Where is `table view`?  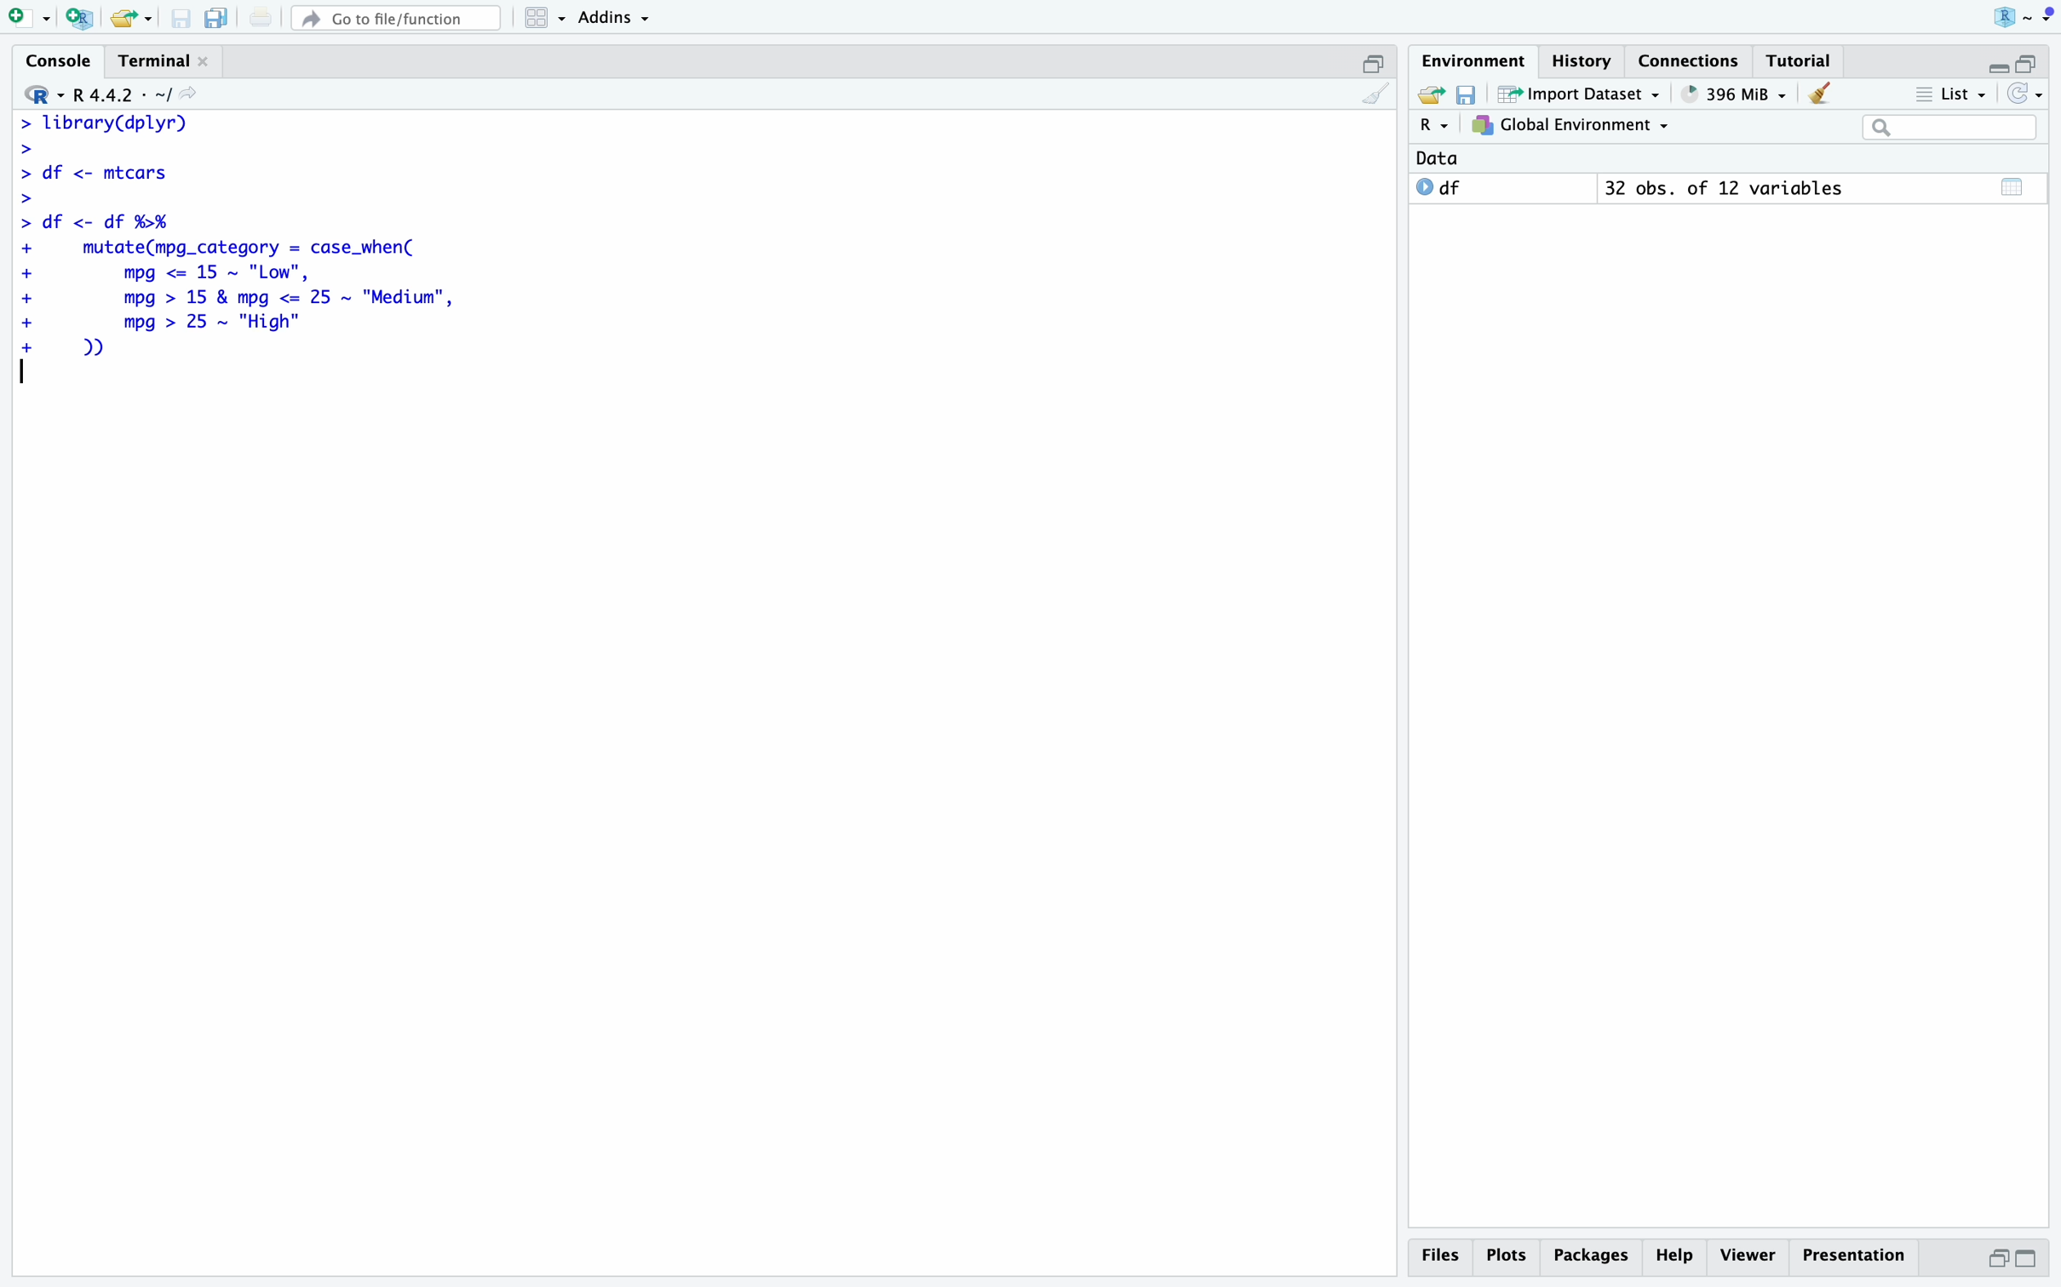 table view is located at coordinates (2012, 186).